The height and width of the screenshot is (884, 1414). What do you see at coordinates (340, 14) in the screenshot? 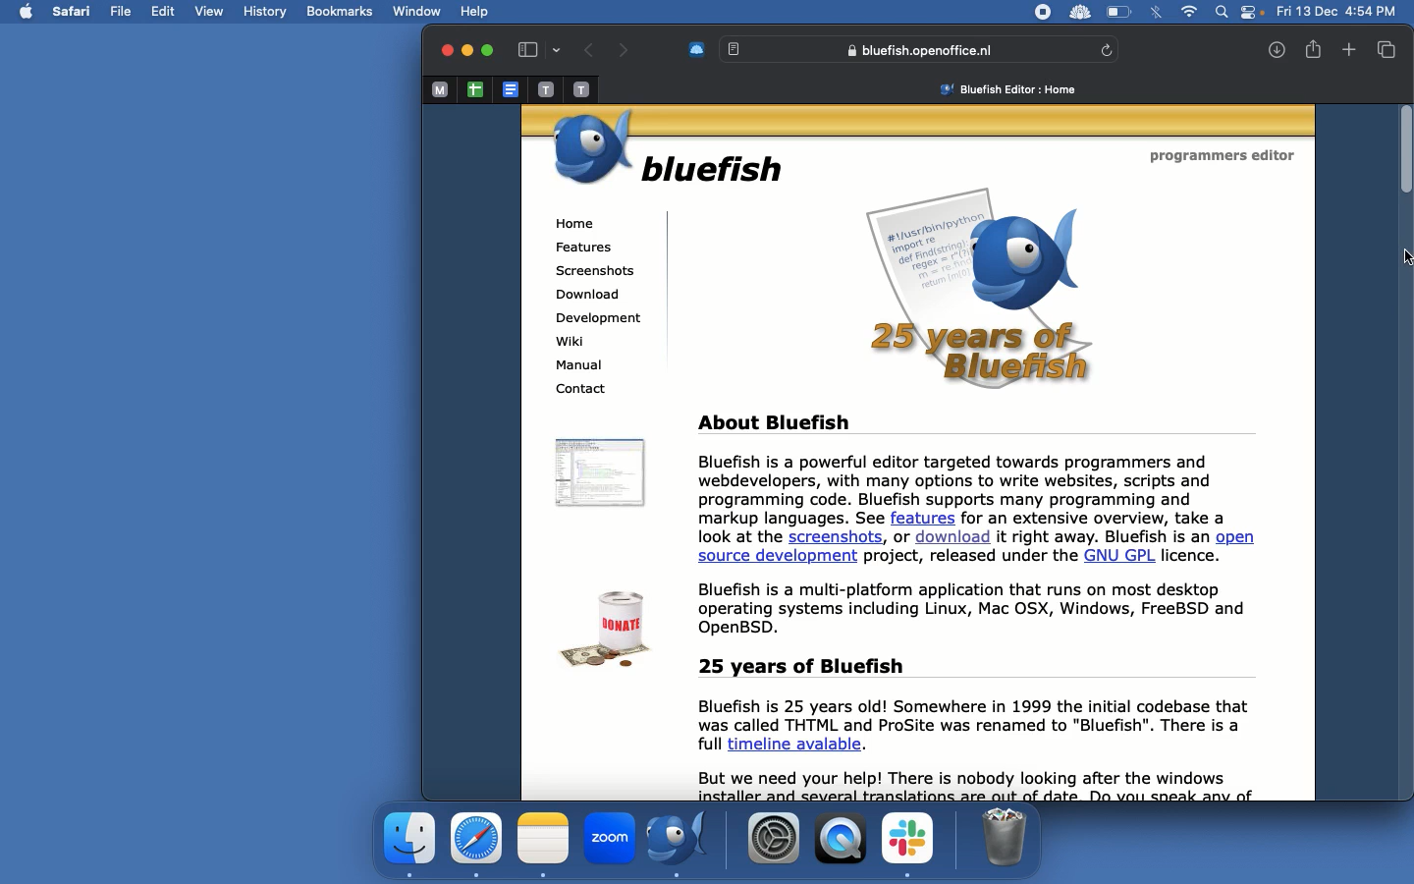
I see `Bookmarks` at bounding box center [340, 14].